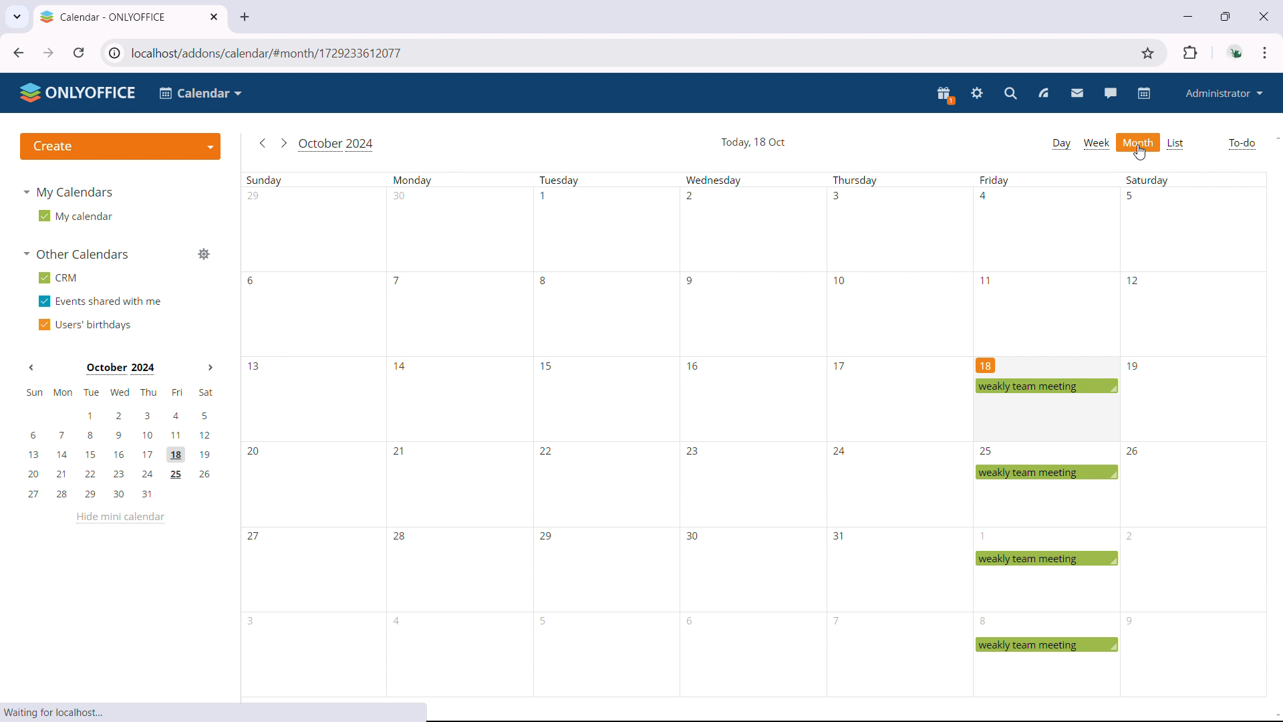 The width and height of the screenshot is (1283, 722). Describe the element at coordinates (901, 435) in the screenshot. I see `Thursday` at that location.